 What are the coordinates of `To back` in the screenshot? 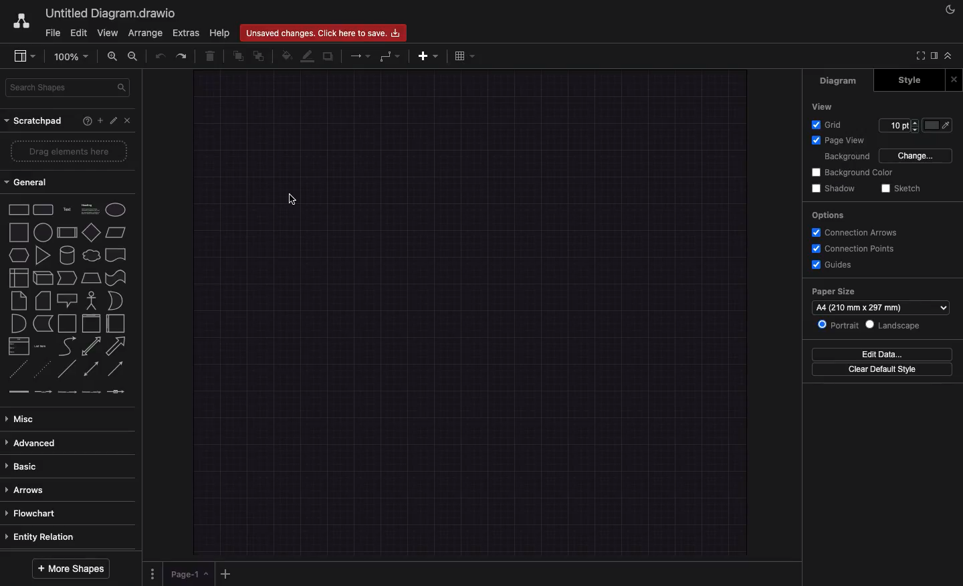 It's located at (261, 55).